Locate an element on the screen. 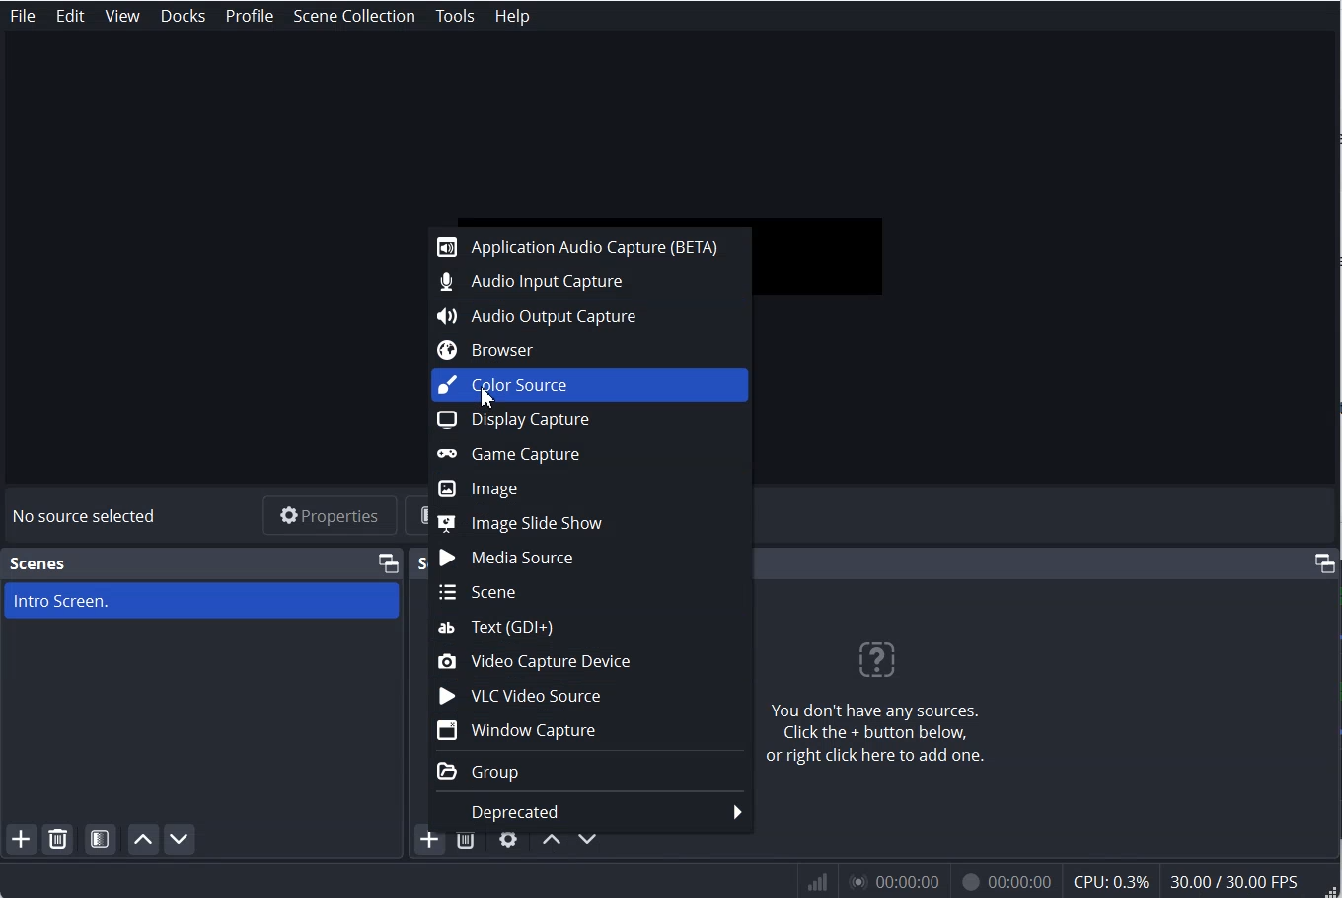  Edit is located at coordinates (71, 16).